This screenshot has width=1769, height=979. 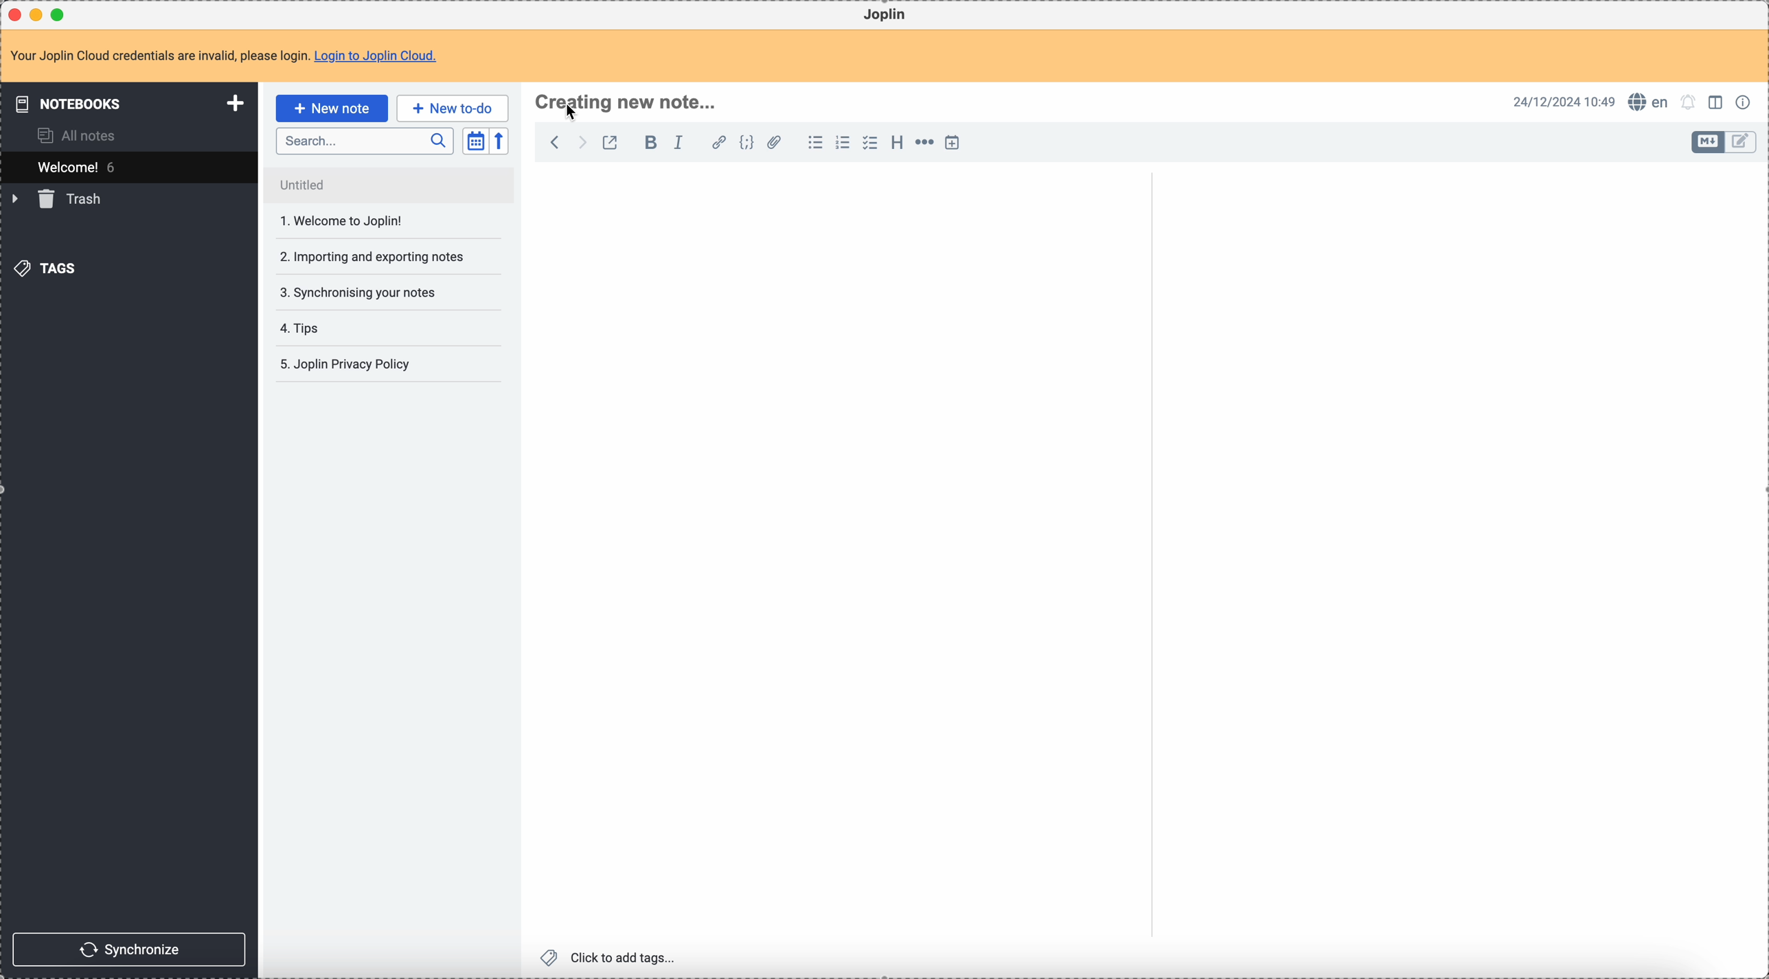 I want to click on spell checker, so click(x=1650, y=103).